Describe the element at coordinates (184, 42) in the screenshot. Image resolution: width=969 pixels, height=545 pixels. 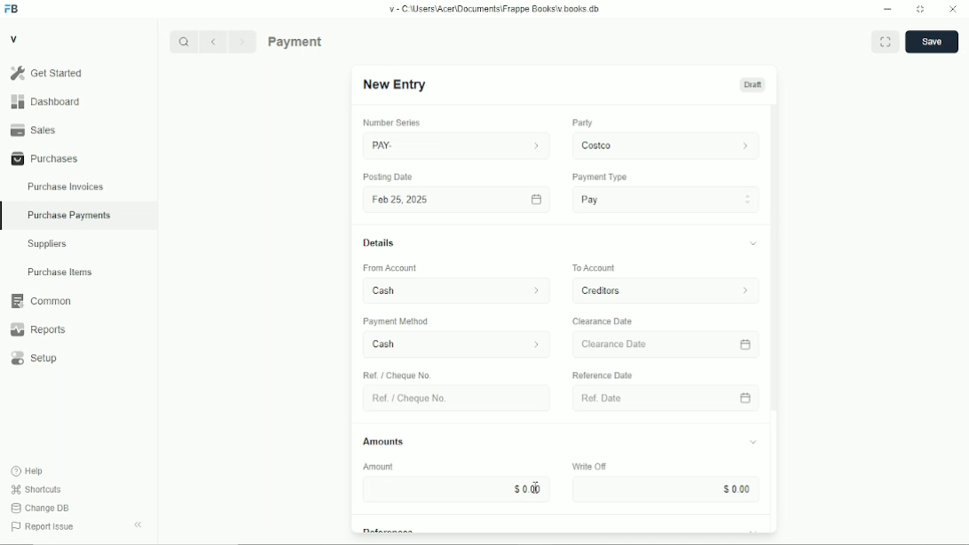
I see `Search` at that location.